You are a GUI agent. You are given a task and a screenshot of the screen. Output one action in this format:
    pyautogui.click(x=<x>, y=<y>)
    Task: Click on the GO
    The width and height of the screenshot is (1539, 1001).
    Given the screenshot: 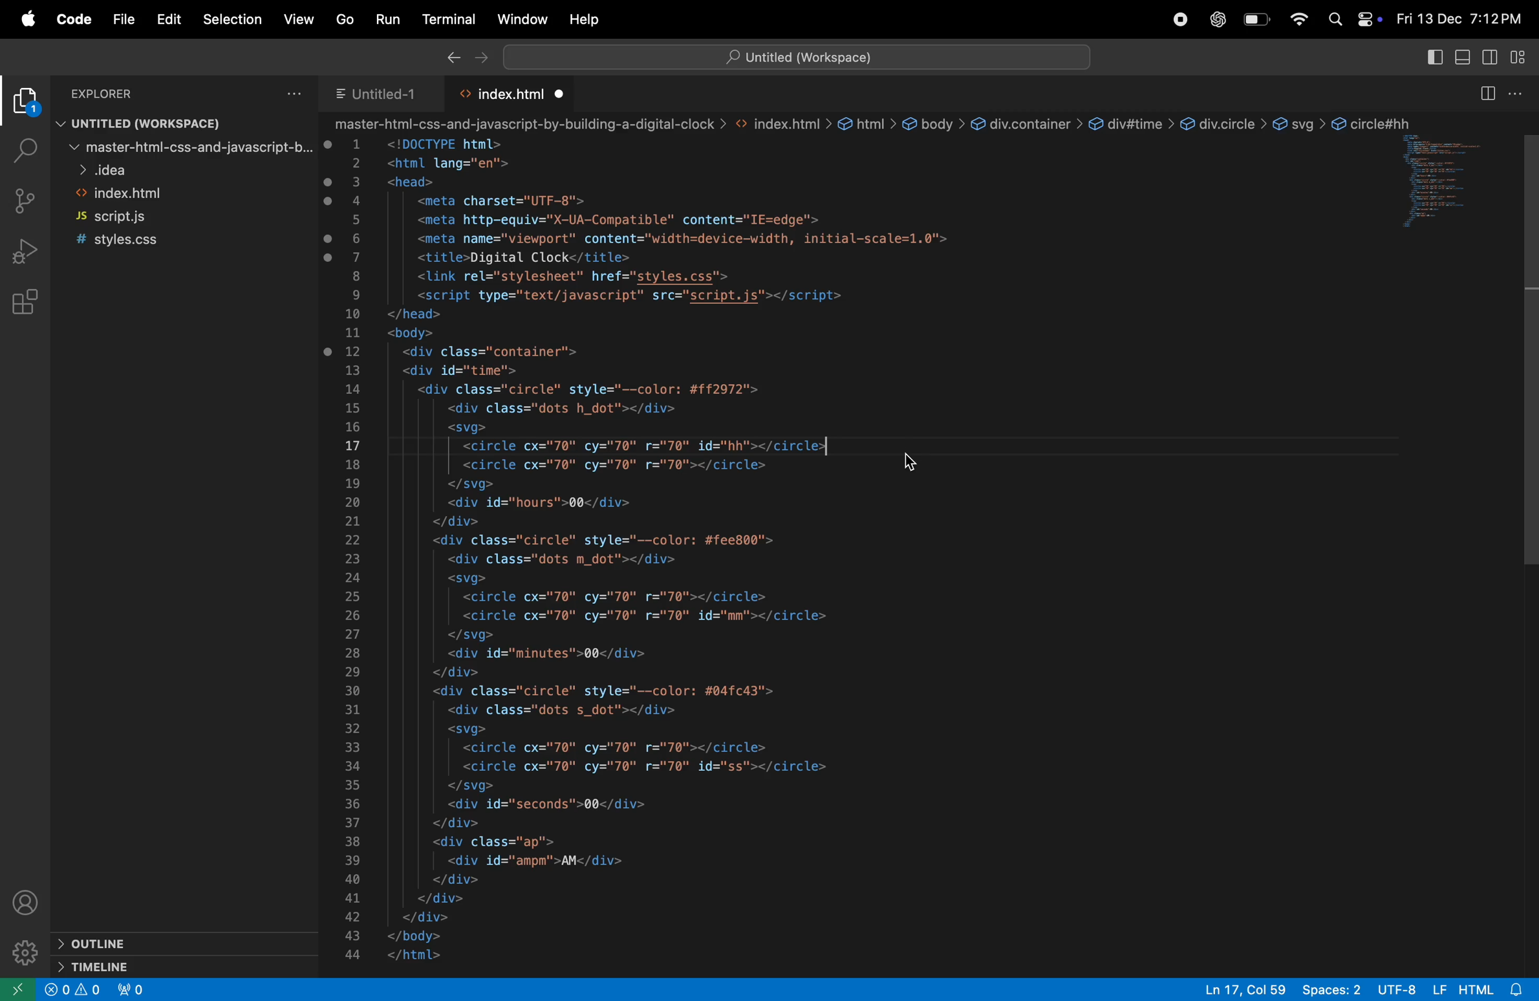 What is the action you would take?
    pyautogui.click(x=344, y=17)
    